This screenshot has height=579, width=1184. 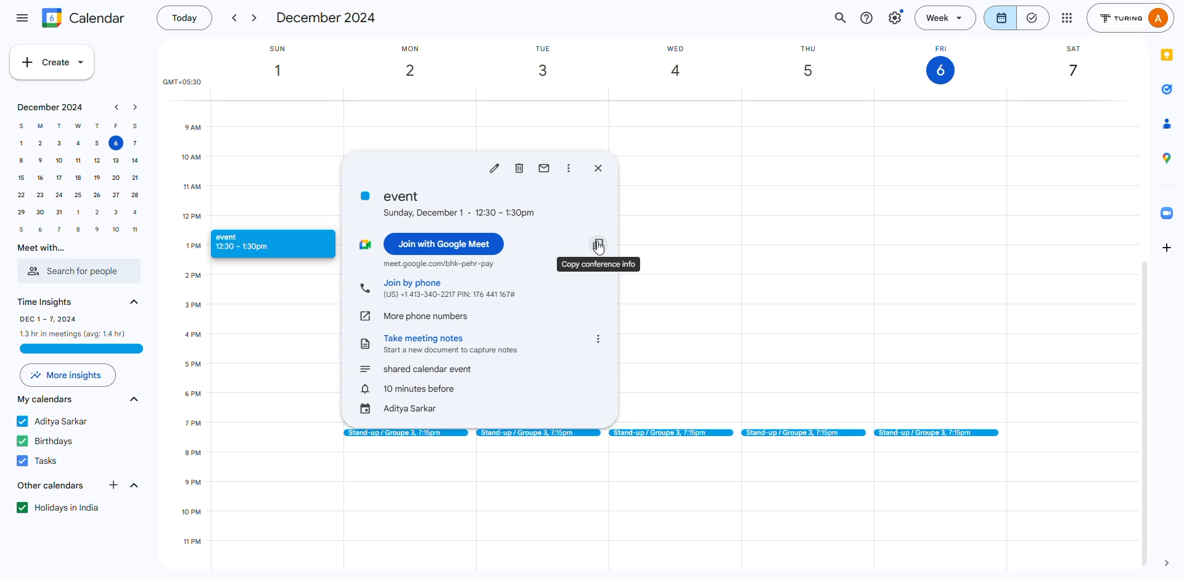 I want to click on wed 4, so click(x=682, y=63).